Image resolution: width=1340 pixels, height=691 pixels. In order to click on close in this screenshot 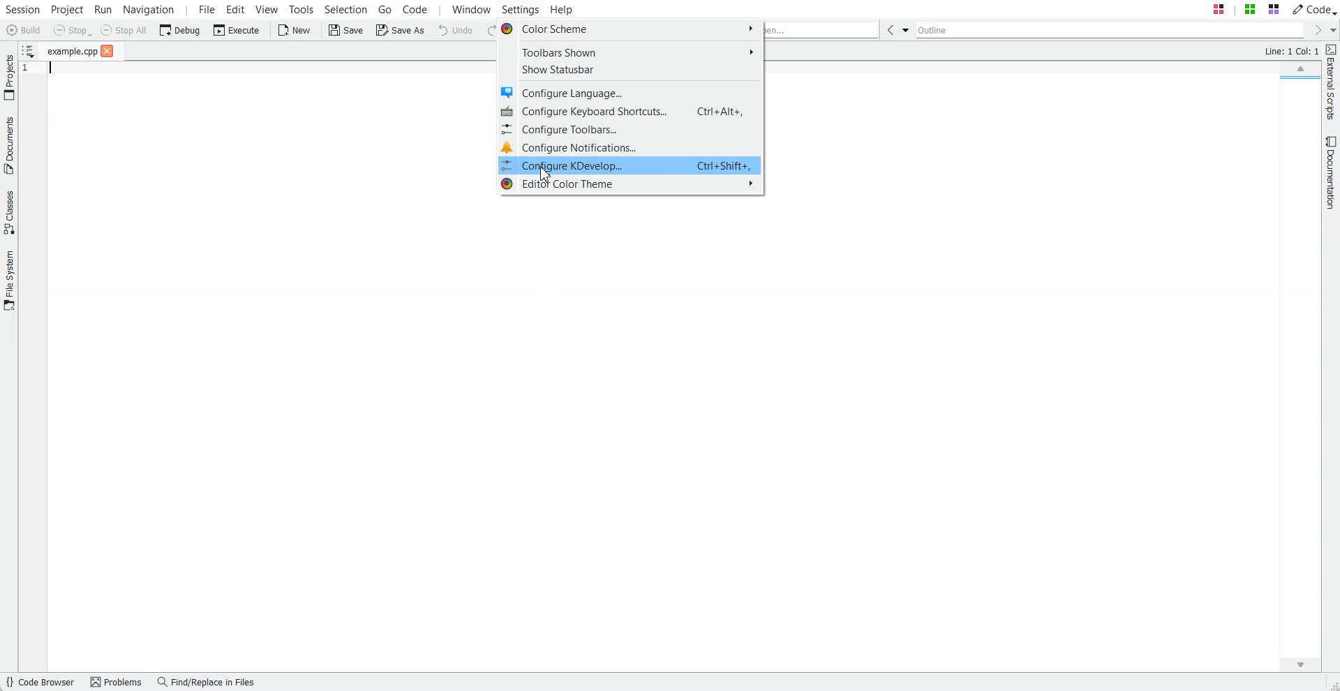, I will do `click(107, 52)`.